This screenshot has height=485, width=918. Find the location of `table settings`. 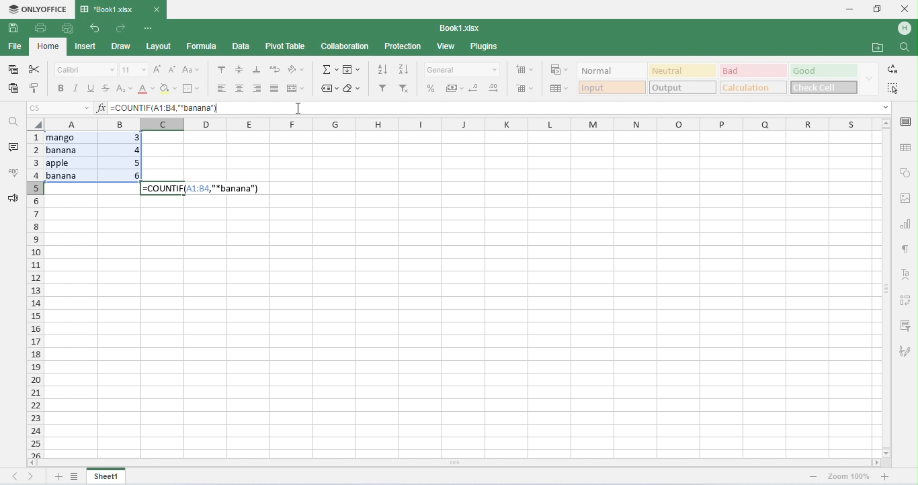

table settings is located at coordinates (905, 147).